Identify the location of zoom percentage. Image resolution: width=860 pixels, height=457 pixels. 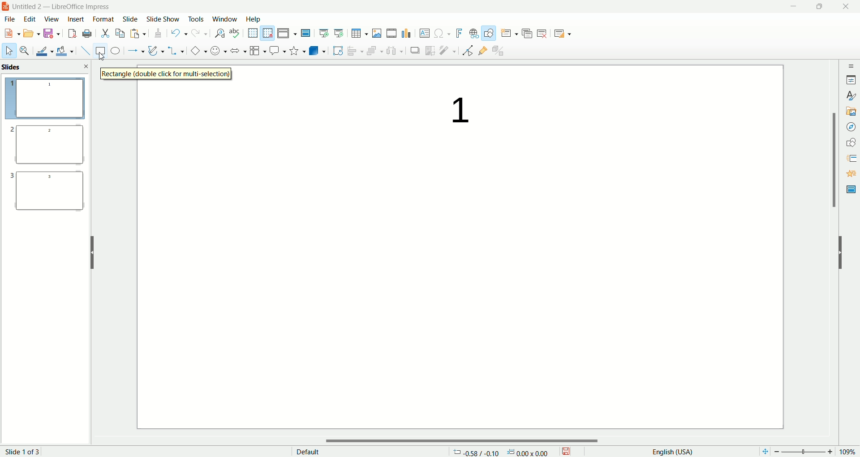
(850, 452).